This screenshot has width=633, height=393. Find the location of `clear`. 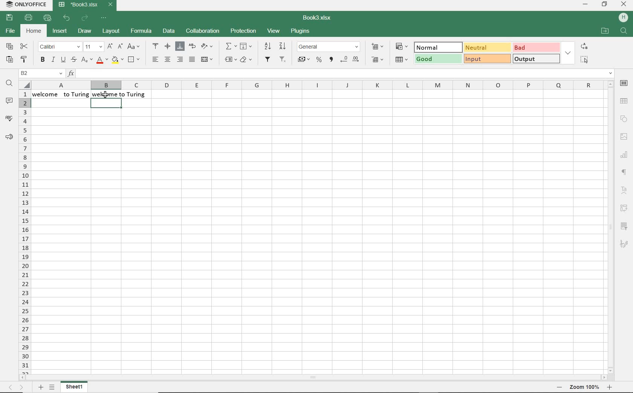

clear is located at coordinates (247, 60).